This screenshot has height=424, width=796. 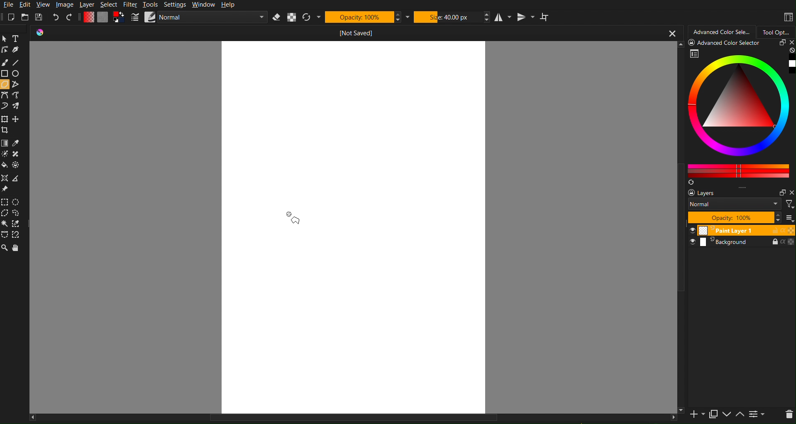 I want to click on dynamic brush tool, so click(x=5, y=107).